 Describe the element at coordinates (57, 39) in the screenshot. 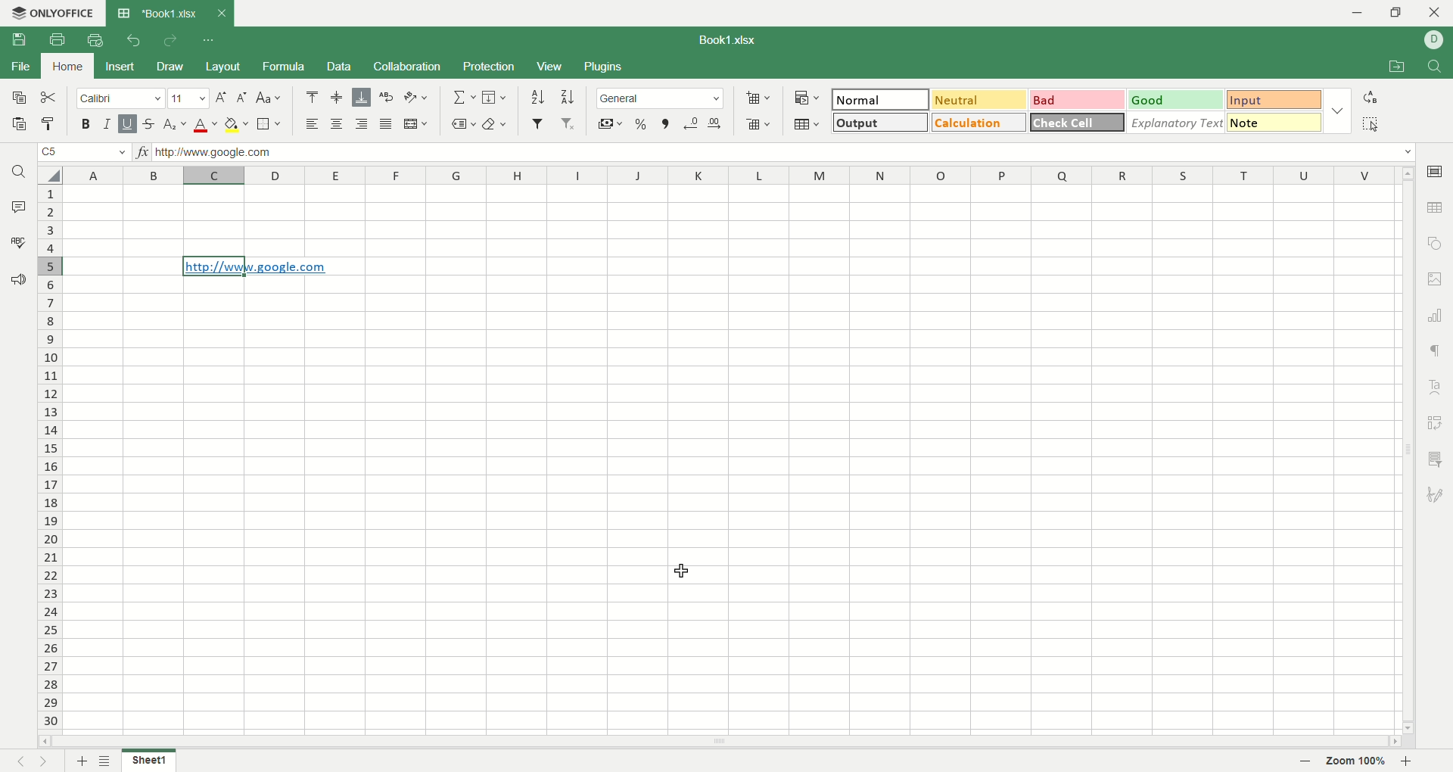

I see `print` at that location.